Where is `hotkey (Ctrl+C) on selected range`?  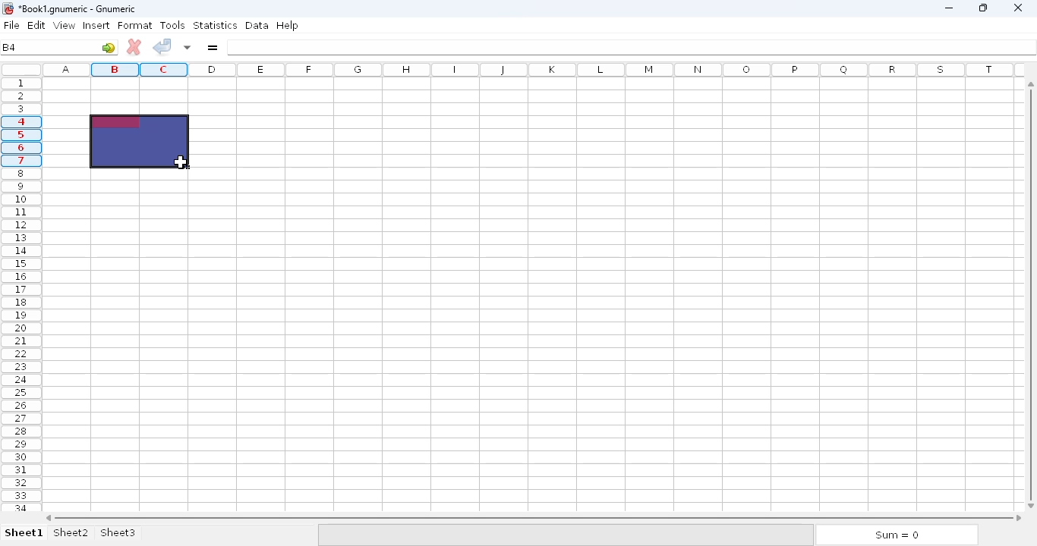
hotkey (Ctrl+C) on selected range is located at coordinates (139, 142).